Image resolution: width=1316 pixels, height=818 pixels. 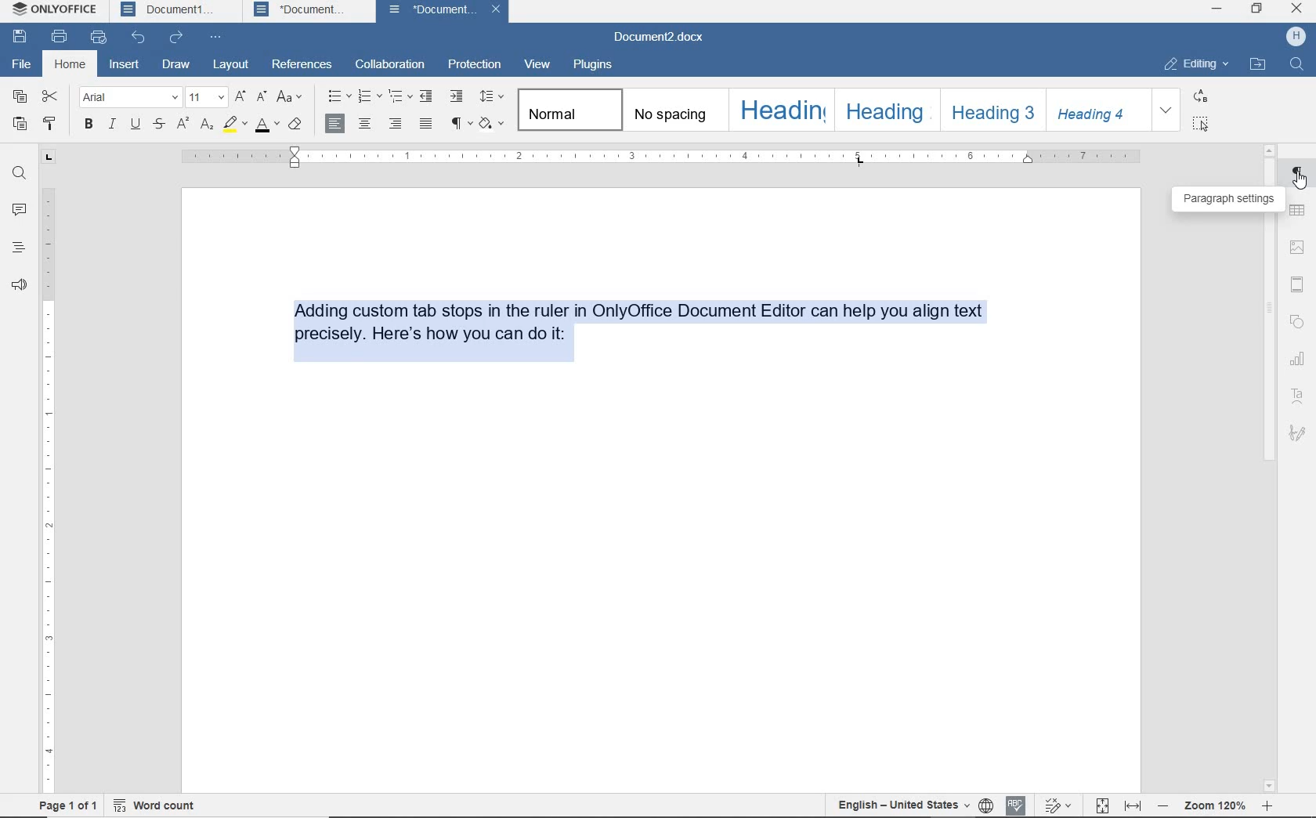 I want to click on subscript, so click(x=208, y=125).